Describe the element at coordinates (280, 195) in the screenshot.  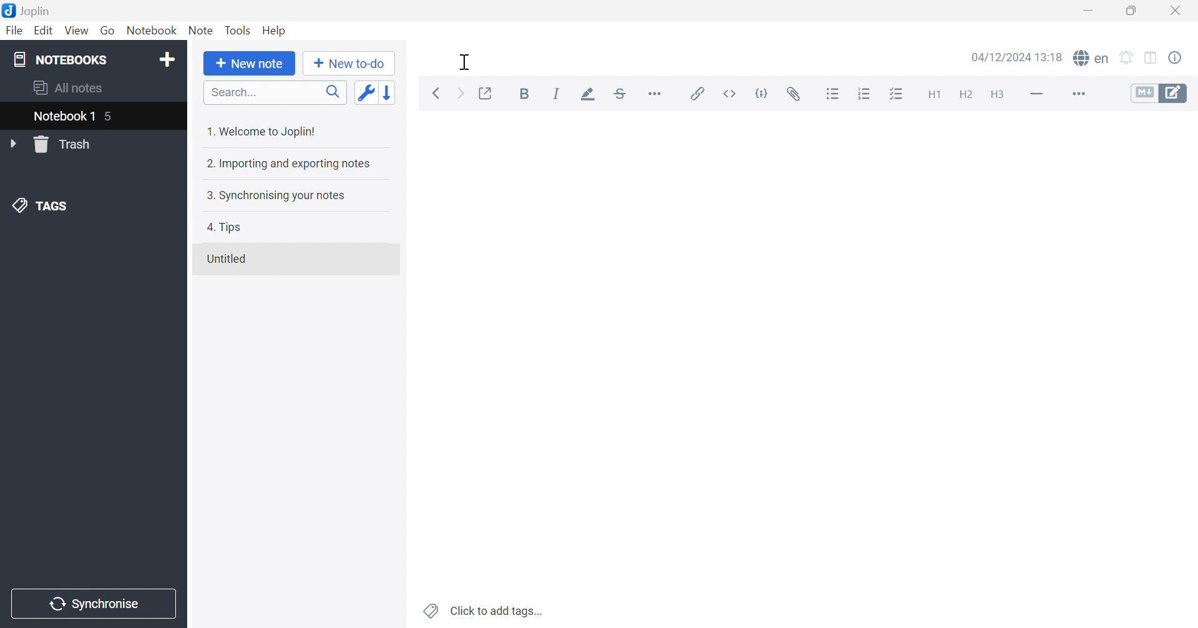
I see `3. Synchronising your notes` at that location.